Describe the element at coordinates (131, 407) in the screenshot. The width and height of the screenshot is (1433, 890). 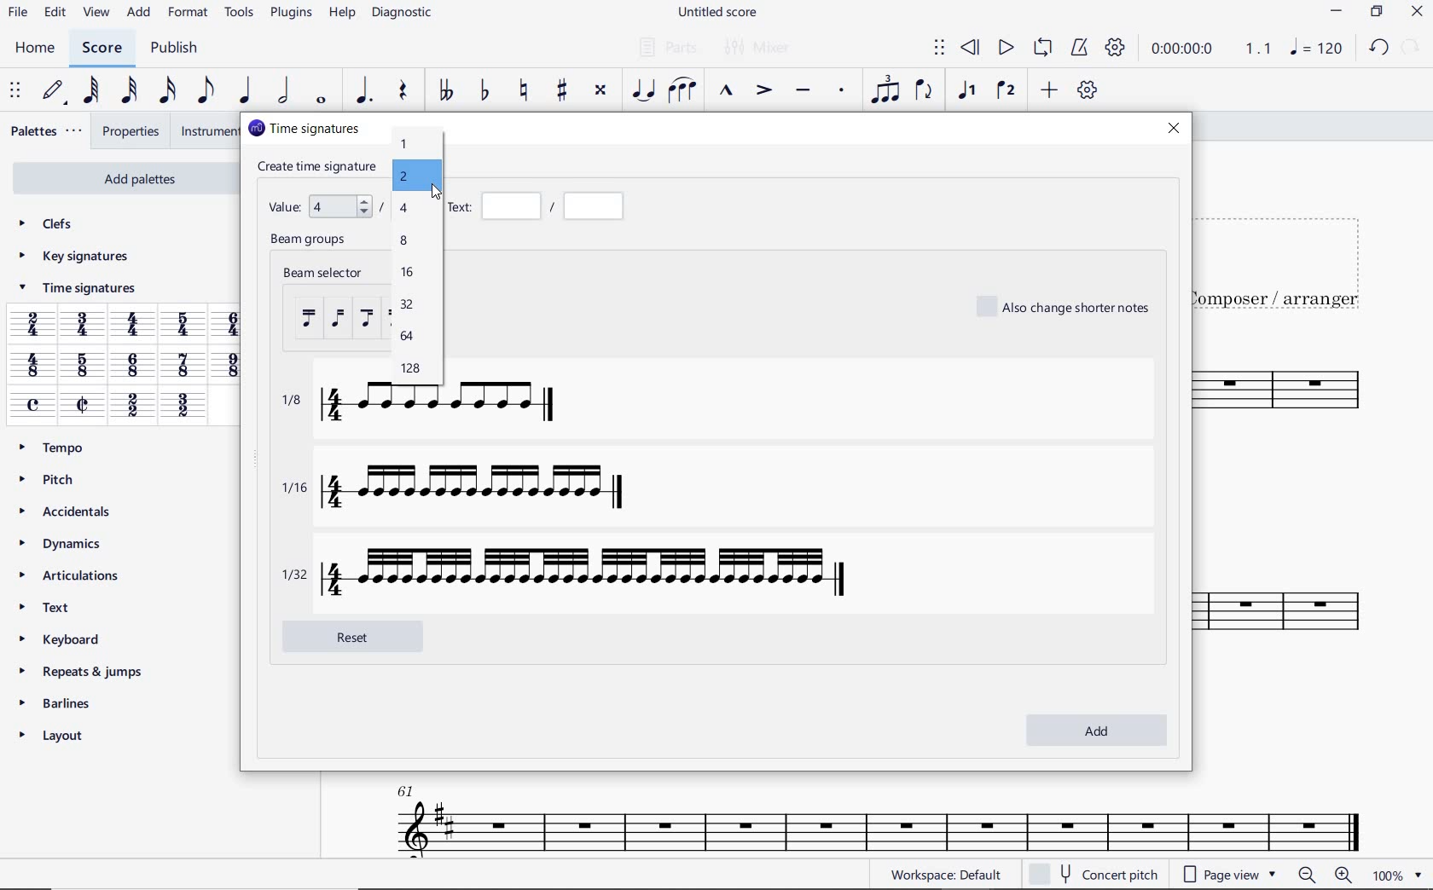
I see `2/2` at that location.